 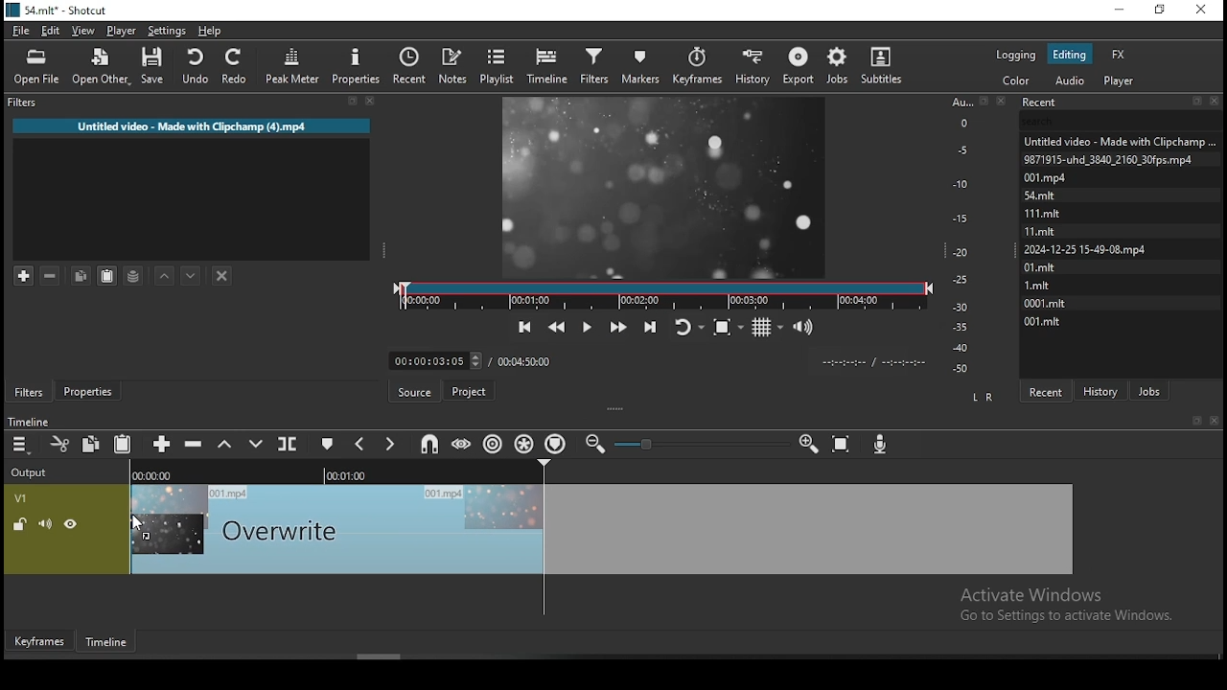 I want to click on timeline, so click(x=26, y=421).